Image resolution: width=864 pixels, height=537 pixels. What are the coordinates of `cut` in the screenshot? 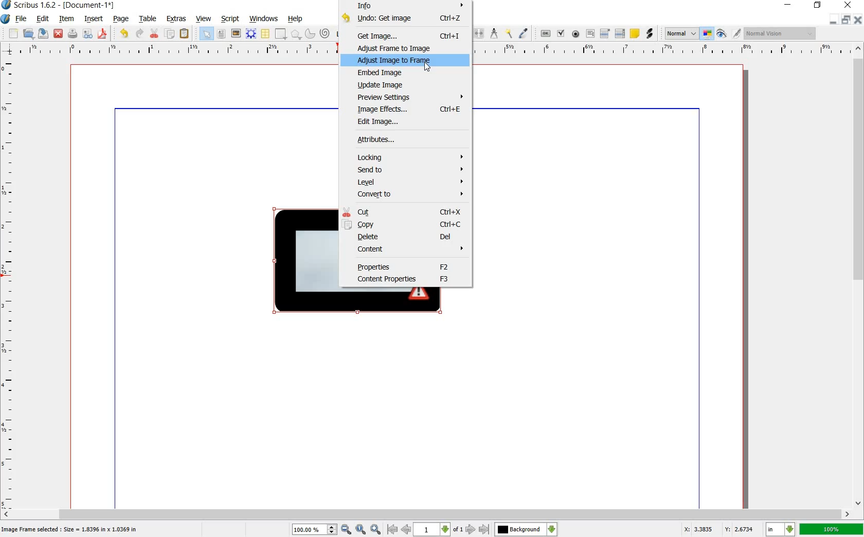 It's located at (153, 34).